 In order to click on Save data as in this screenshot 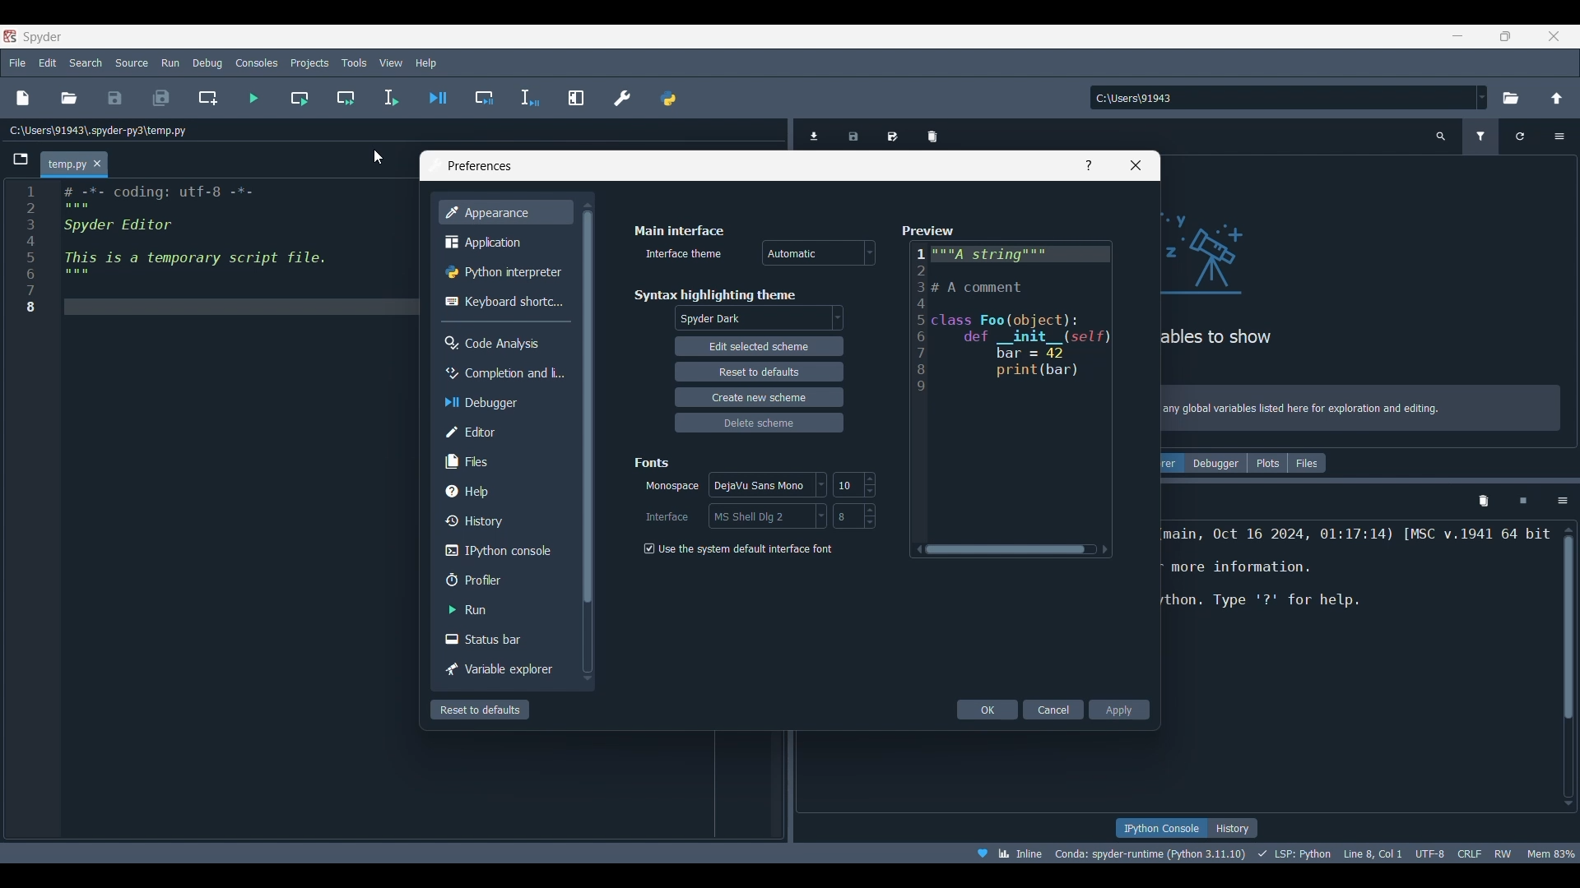, I will do `click(892, 136)`.